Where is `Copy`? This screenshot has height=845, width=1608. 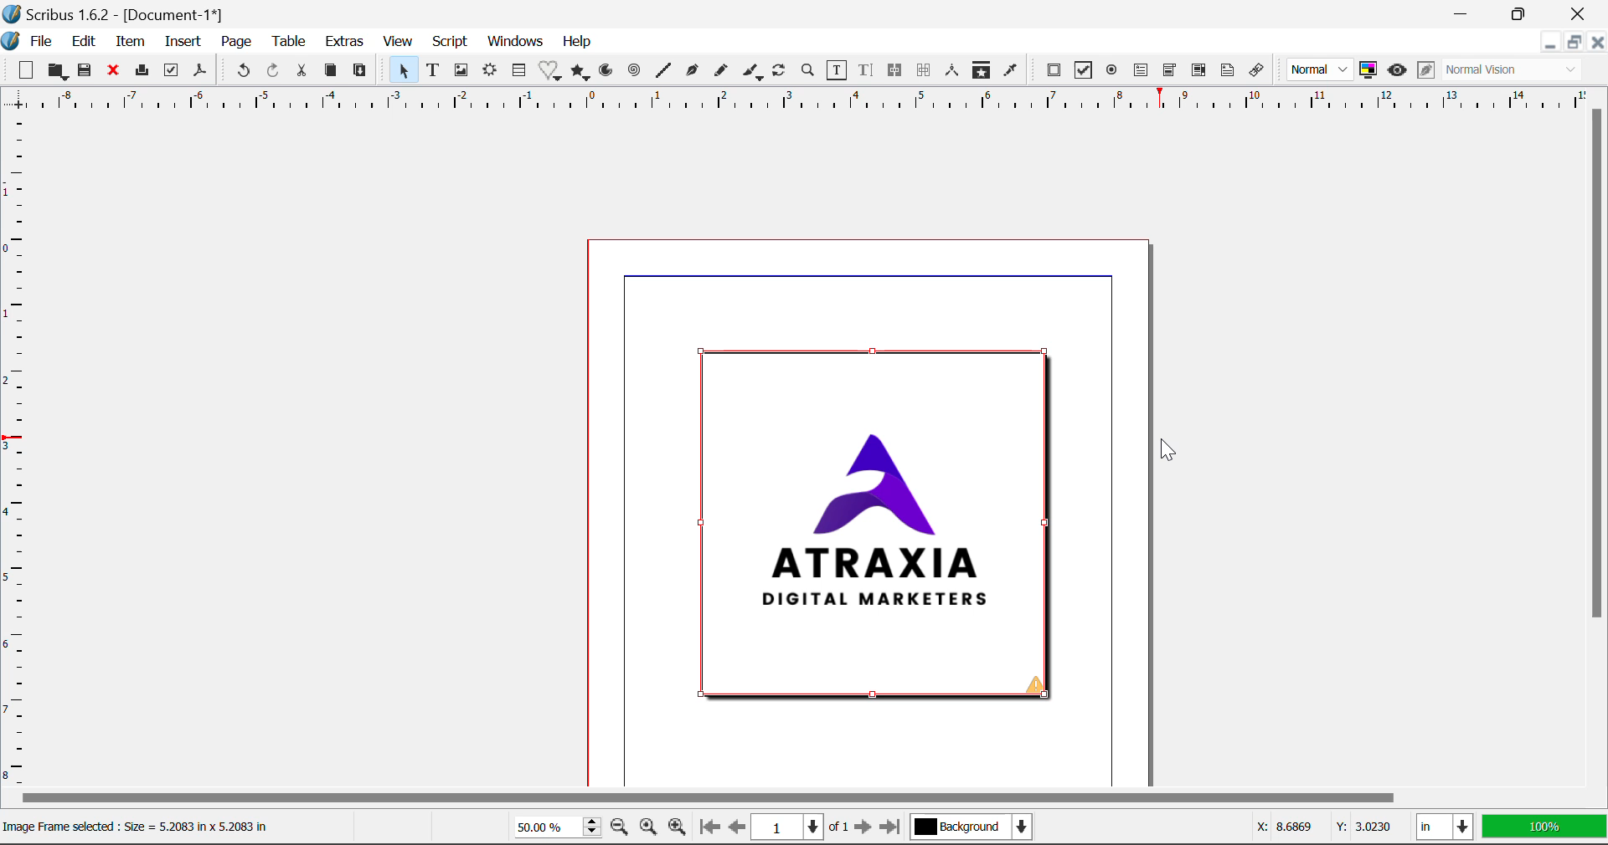
Copy is located at coordinates (331, 73).